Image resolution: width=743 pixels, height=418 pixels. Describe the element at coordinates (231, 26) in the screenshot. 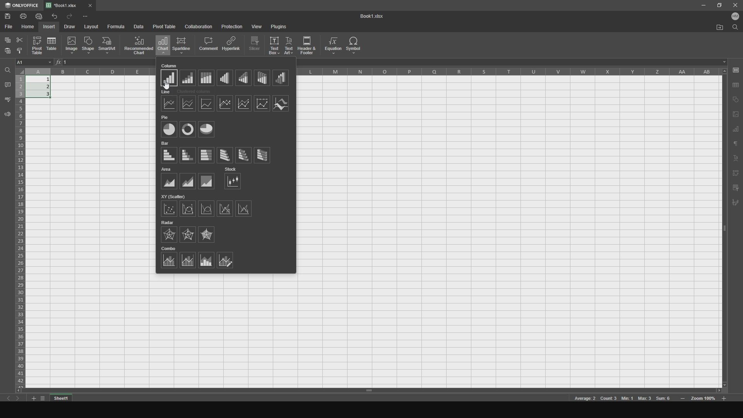

I see `protection` at that location.